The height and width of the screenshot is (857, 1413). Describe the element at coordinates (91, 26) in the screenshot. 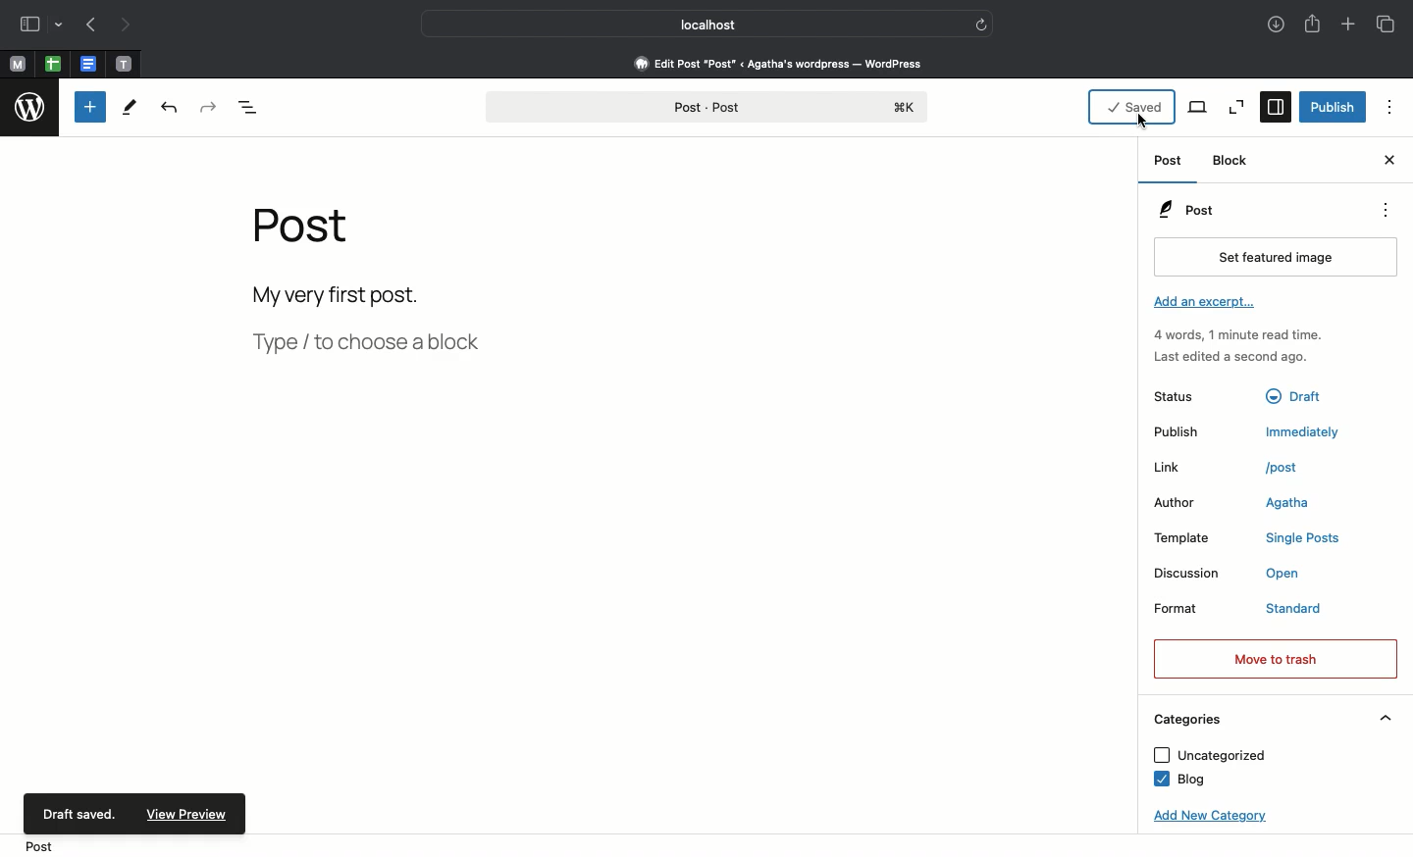

I see `Previous page` at that location.